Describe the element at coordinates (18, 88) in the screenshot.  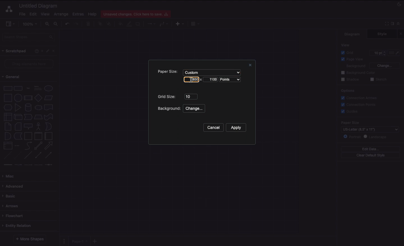
I see `Rounded rectangle` at that location.